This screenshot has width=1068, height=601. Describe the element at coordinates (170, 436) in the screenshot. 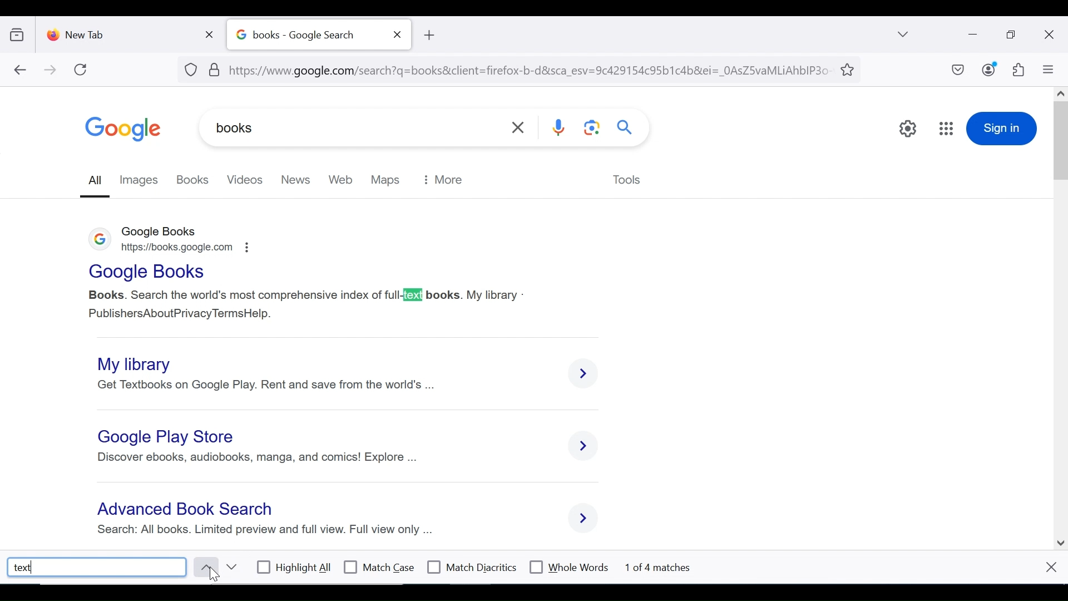

I see `Google Play Store` at that location.